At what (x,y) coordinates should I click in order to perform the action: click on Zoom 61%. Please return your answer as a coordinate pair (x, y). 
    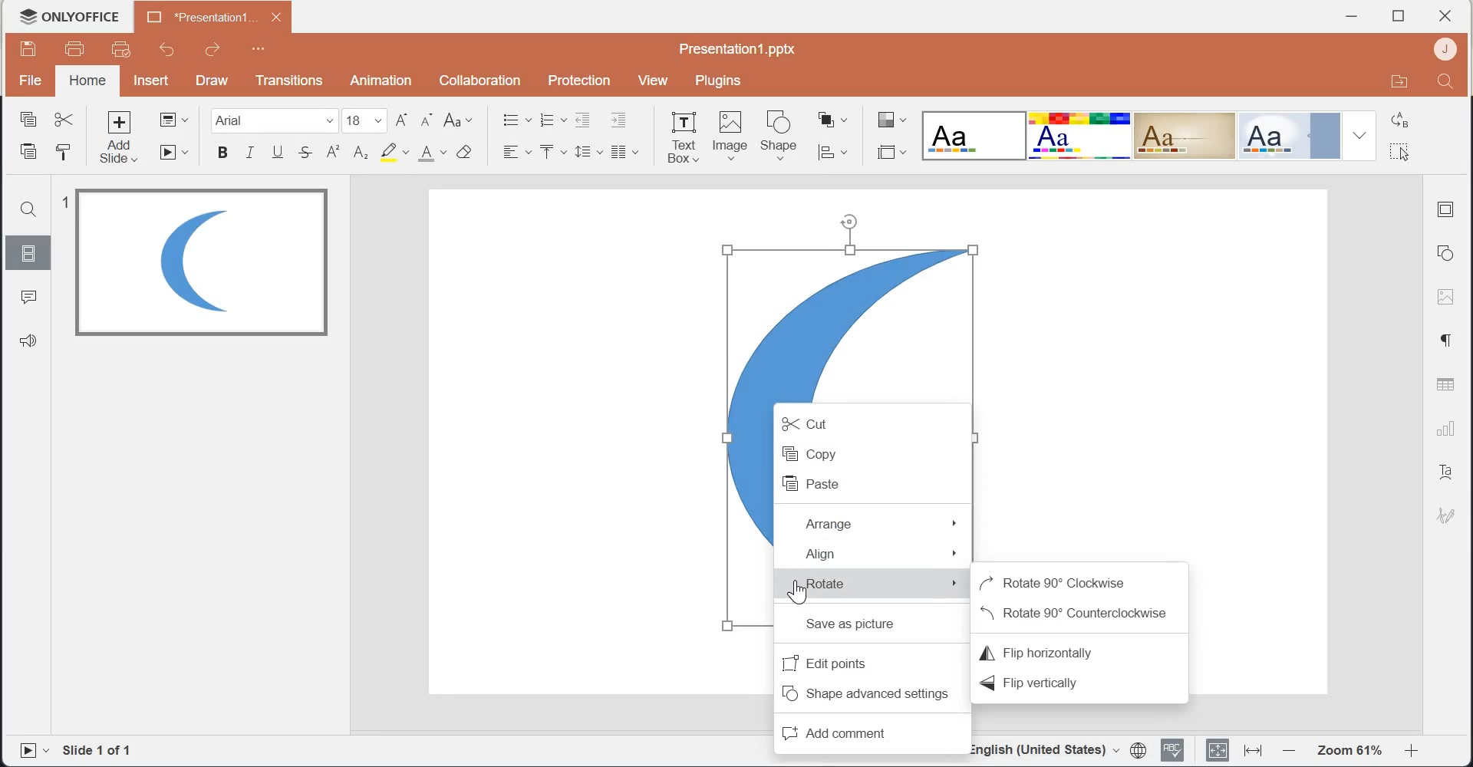
    Looking at the image, I should click on (1349, 751).